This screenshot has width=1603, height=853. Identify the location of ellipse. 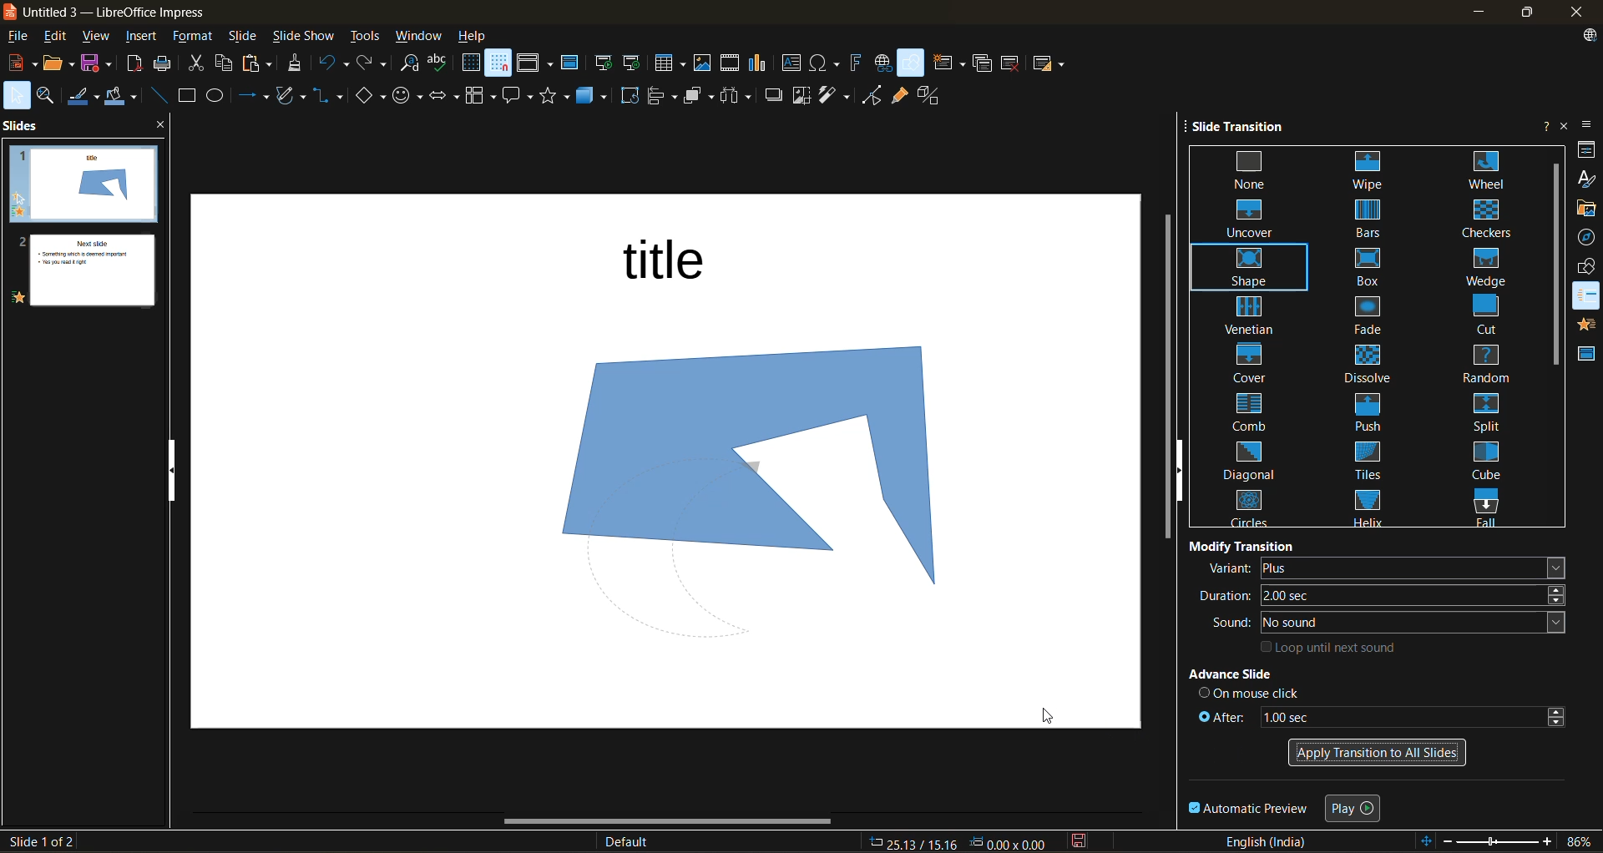
(220, 96).